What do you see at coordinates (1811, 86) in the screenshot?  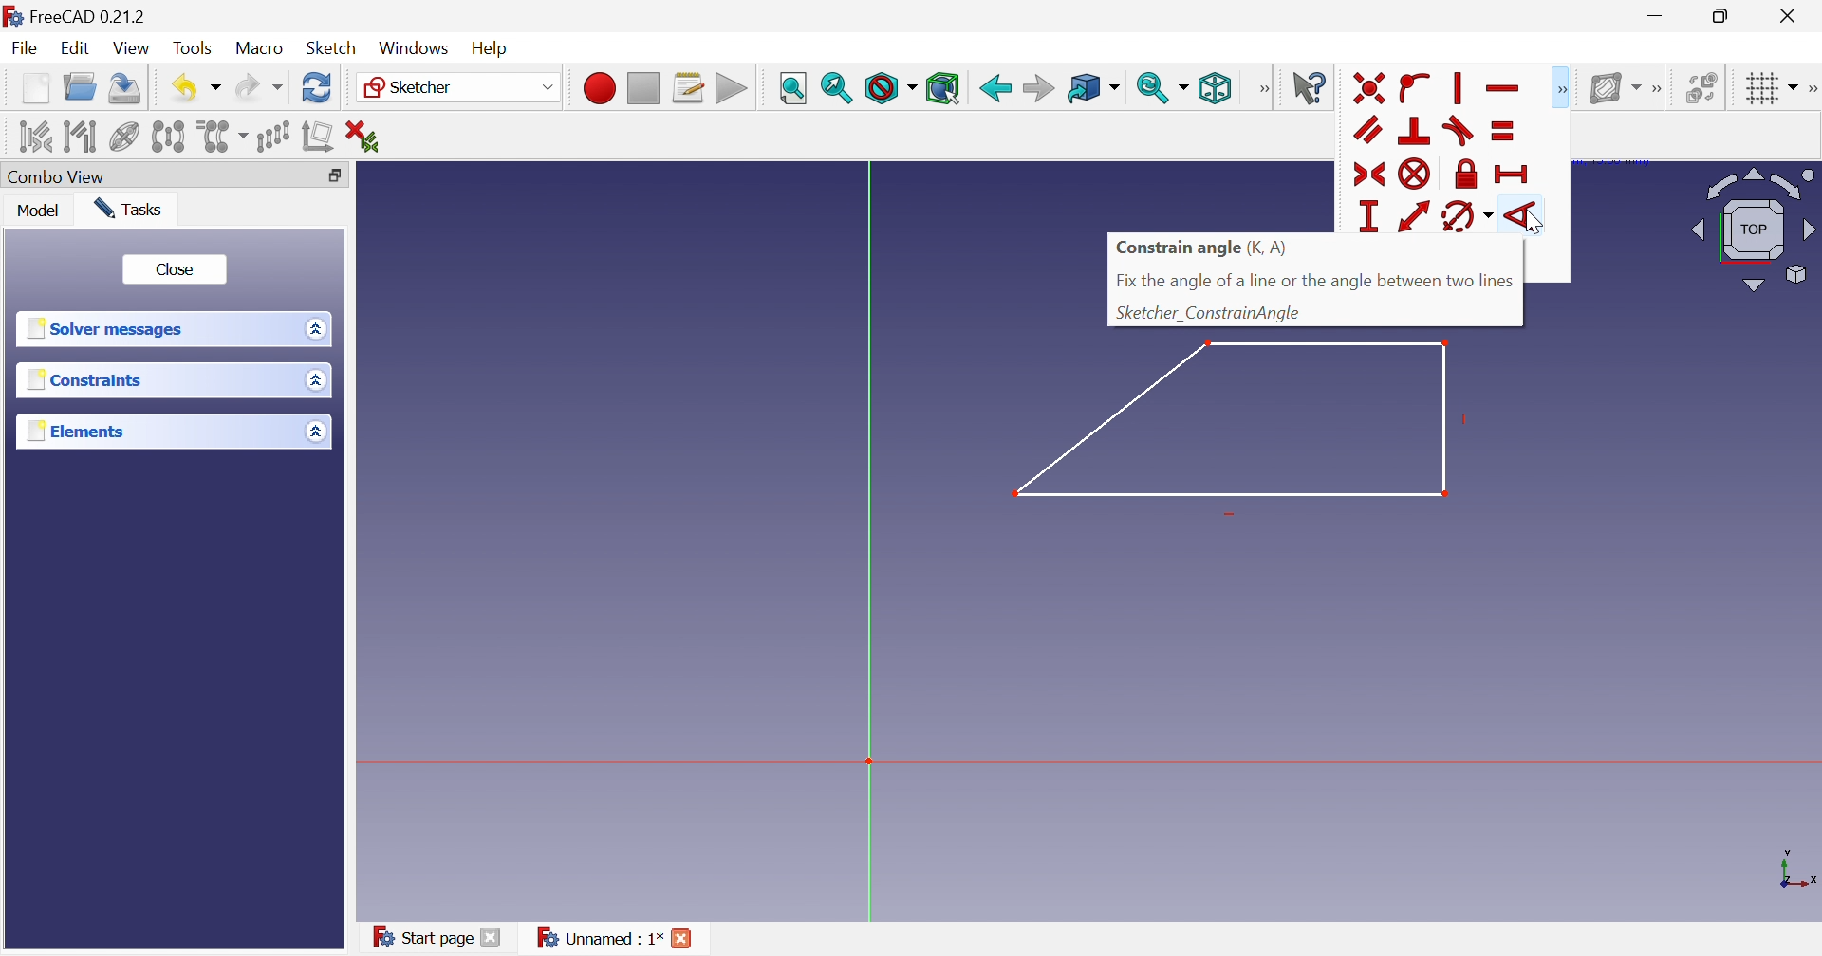 I see `More` at bounding box center [1811, 86].